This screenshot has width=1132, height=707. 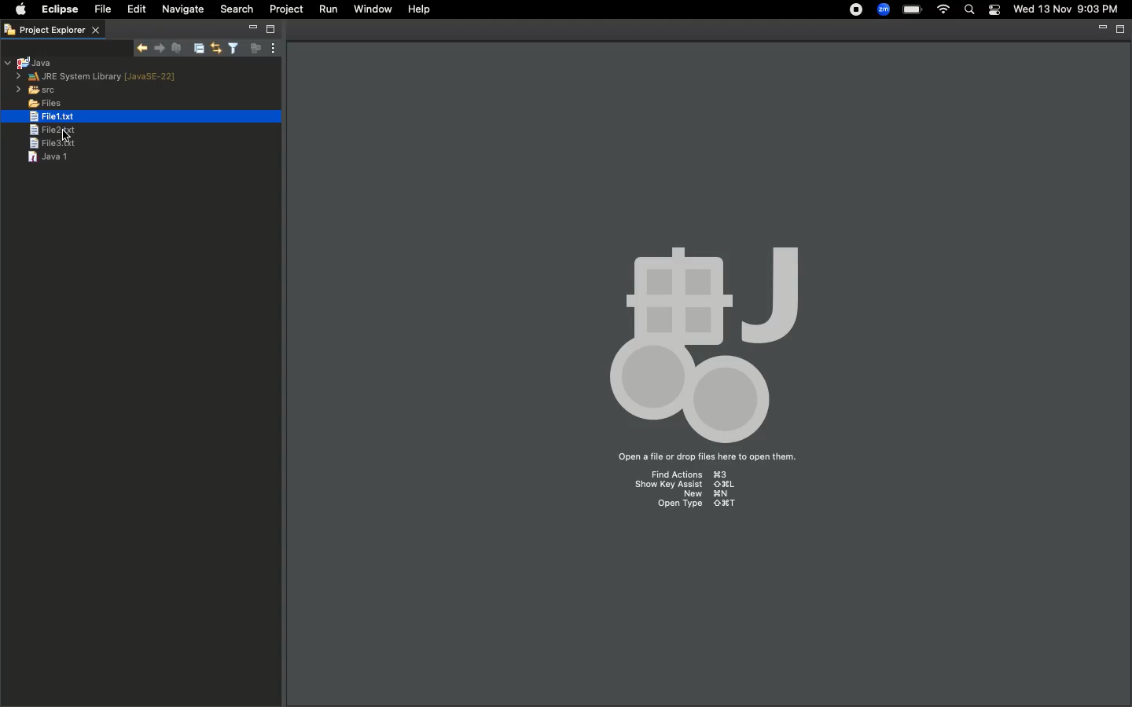 What do you see at coordinates (420, 9) in the screenshot?
I see `Help` at bounding box center [420, 9].